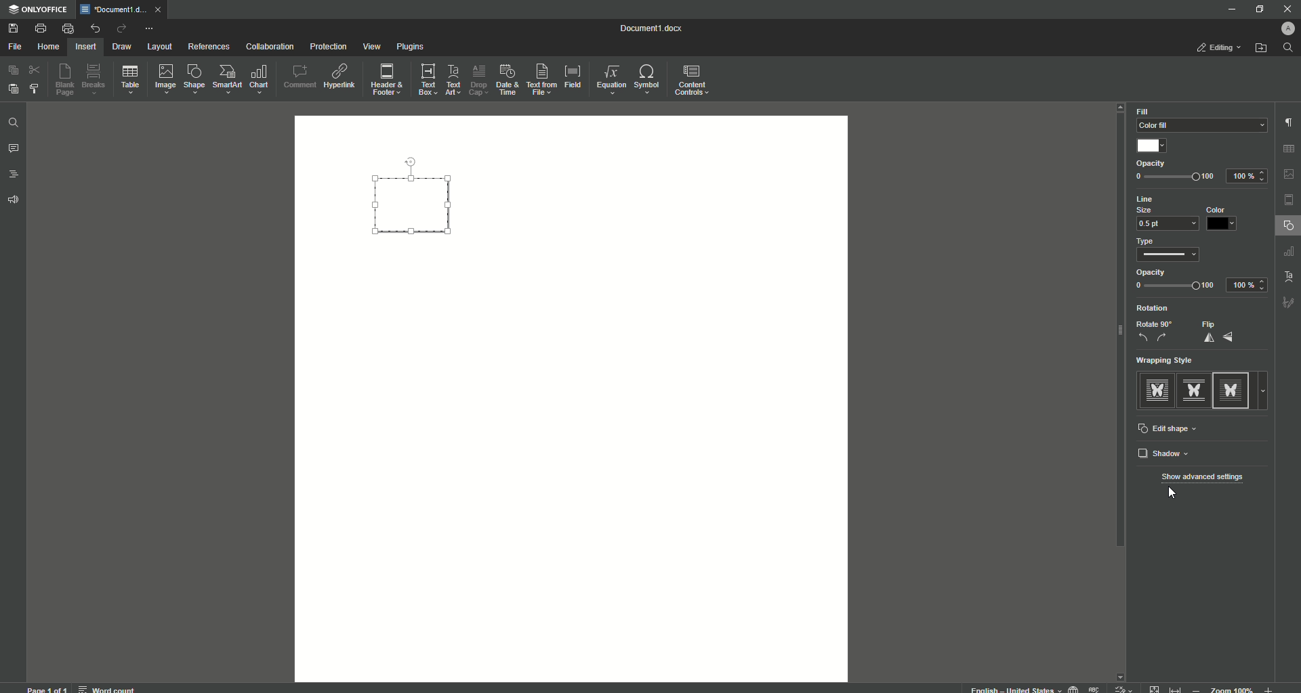 The width and height of the screenshot is (1301, 693). I want to click on Find, so click(13, 124).